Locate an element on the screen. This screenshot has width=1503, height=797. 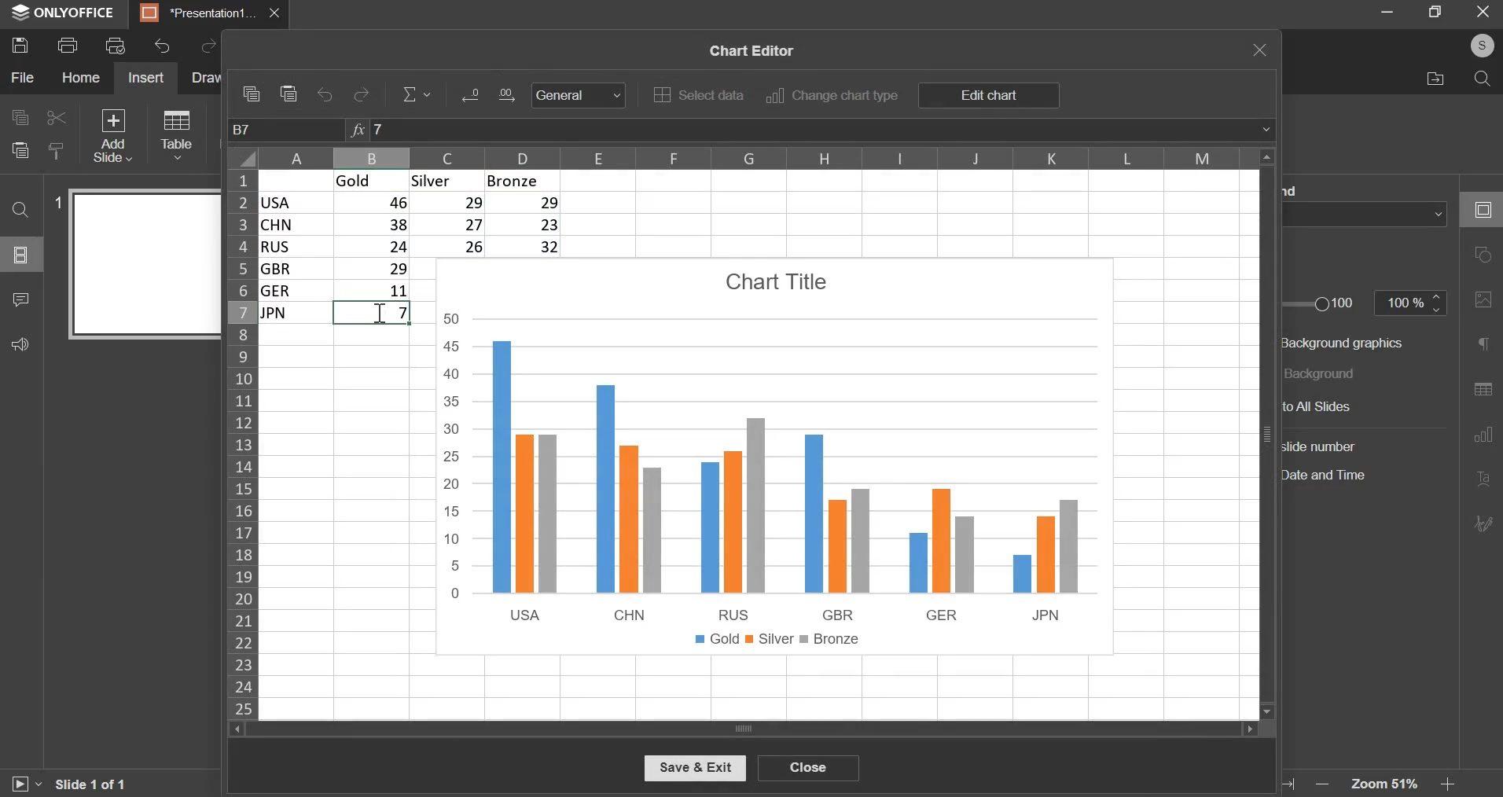
save & exit is located at coordinates (694, 767).